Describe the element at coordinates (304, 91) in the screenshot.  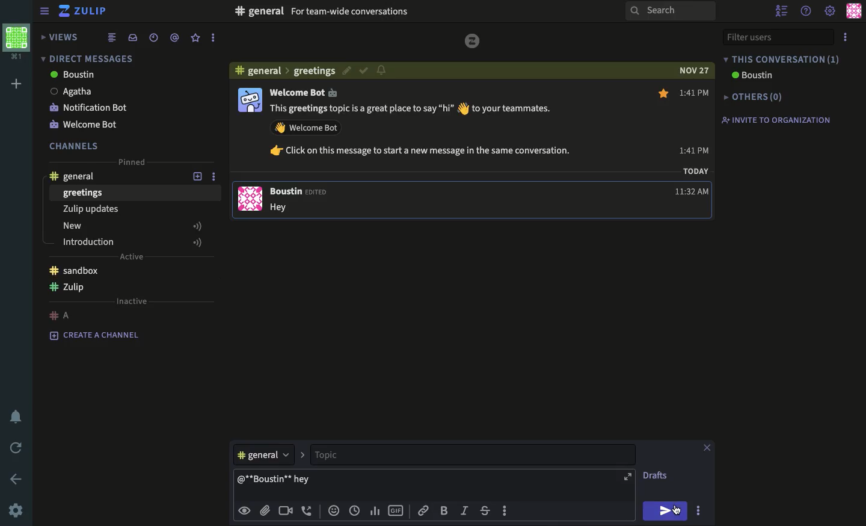
I see `Welcome Bot` at that location.